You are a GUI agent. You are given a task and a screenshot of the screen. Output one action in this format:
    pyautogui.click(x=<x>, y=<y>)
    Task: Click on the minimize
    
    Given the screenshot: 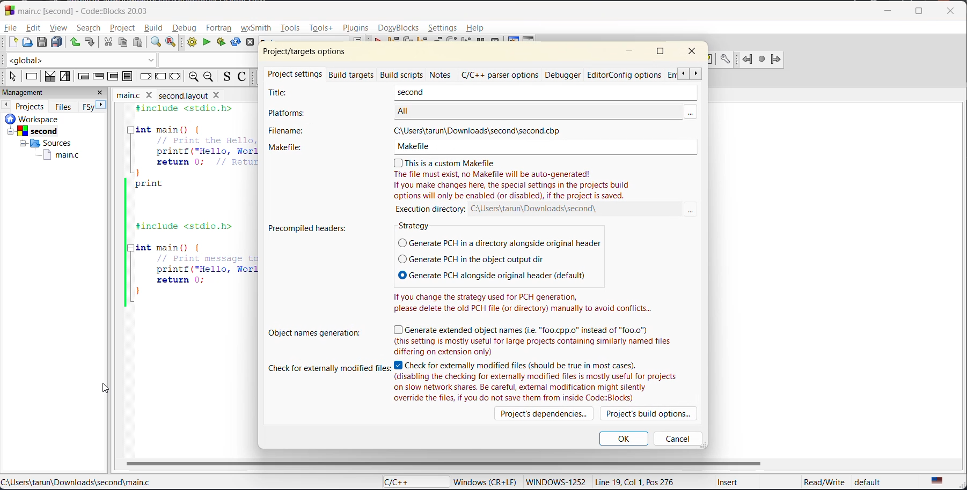 What is the action you would take?
    pyautogui.click(x=893, y=9)
    